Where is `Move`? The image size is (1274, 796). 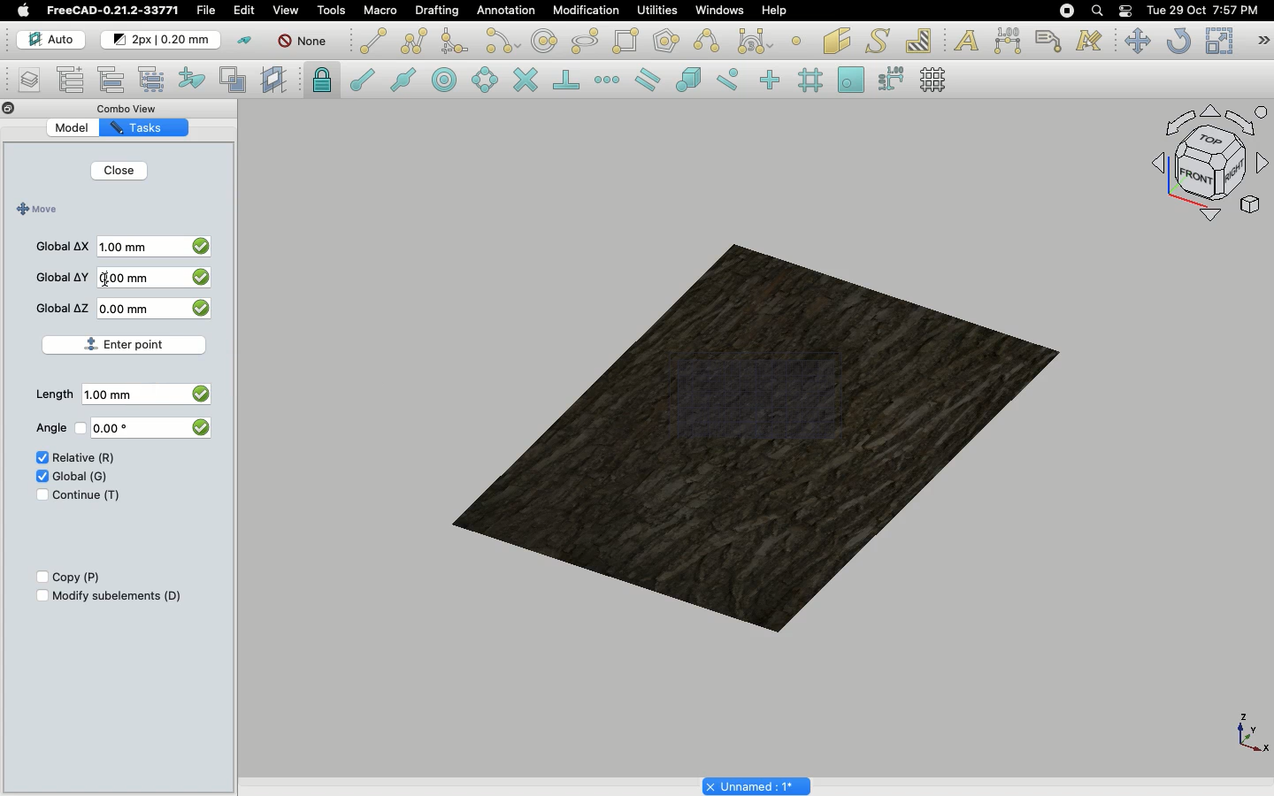
Move is located at coordinates (35, 210).